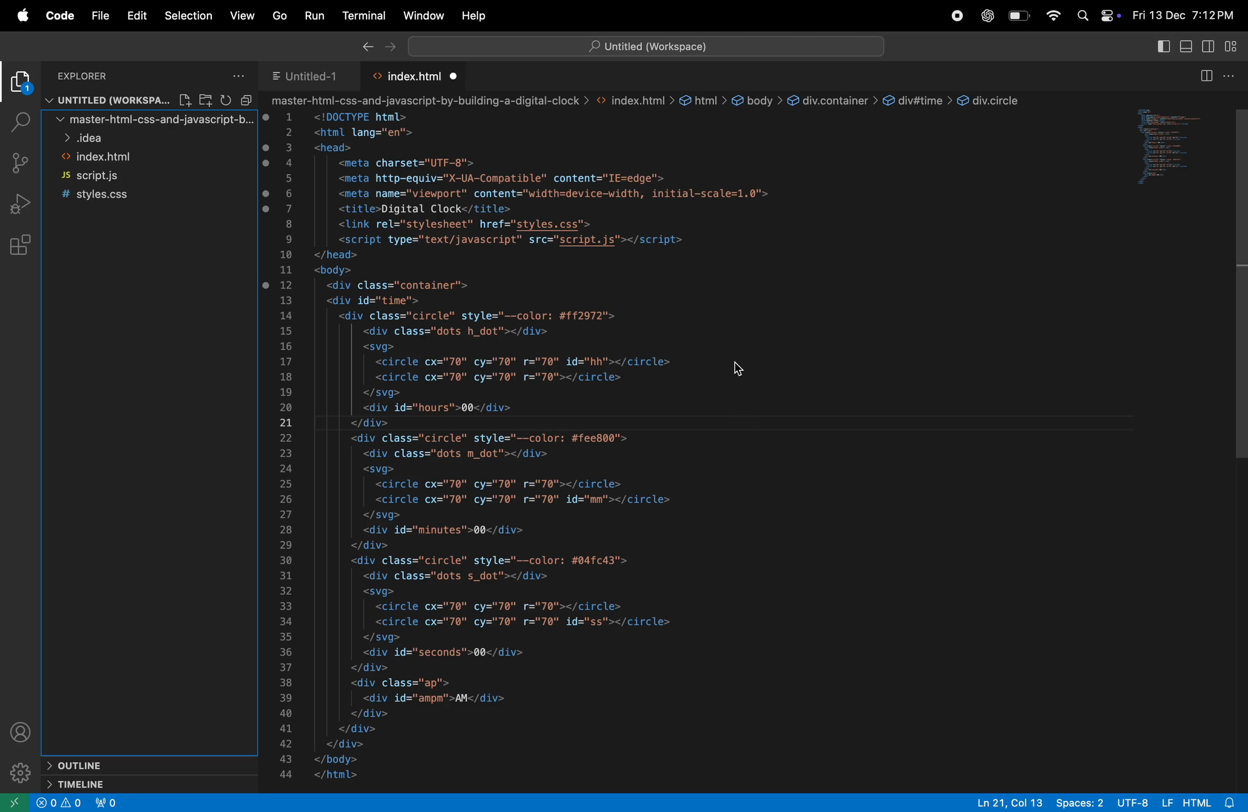  I want to click on collapse file explorer, so click(244, 100).